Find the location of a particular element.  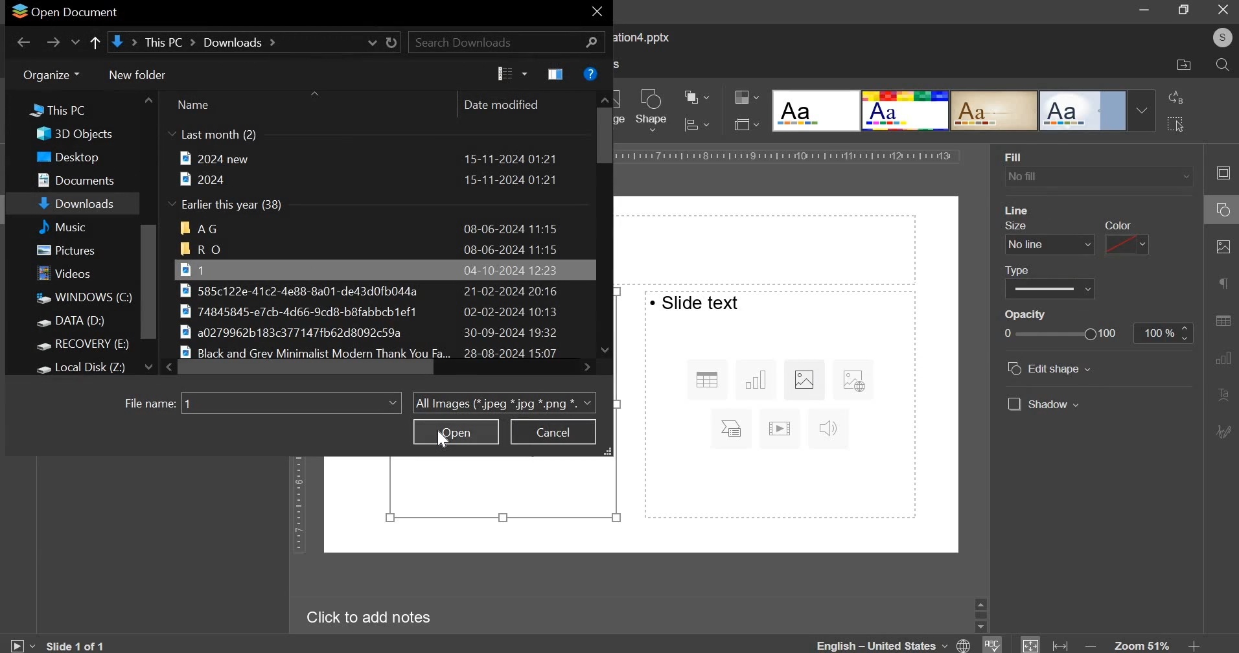

up to is located at coordinates (94, 44).